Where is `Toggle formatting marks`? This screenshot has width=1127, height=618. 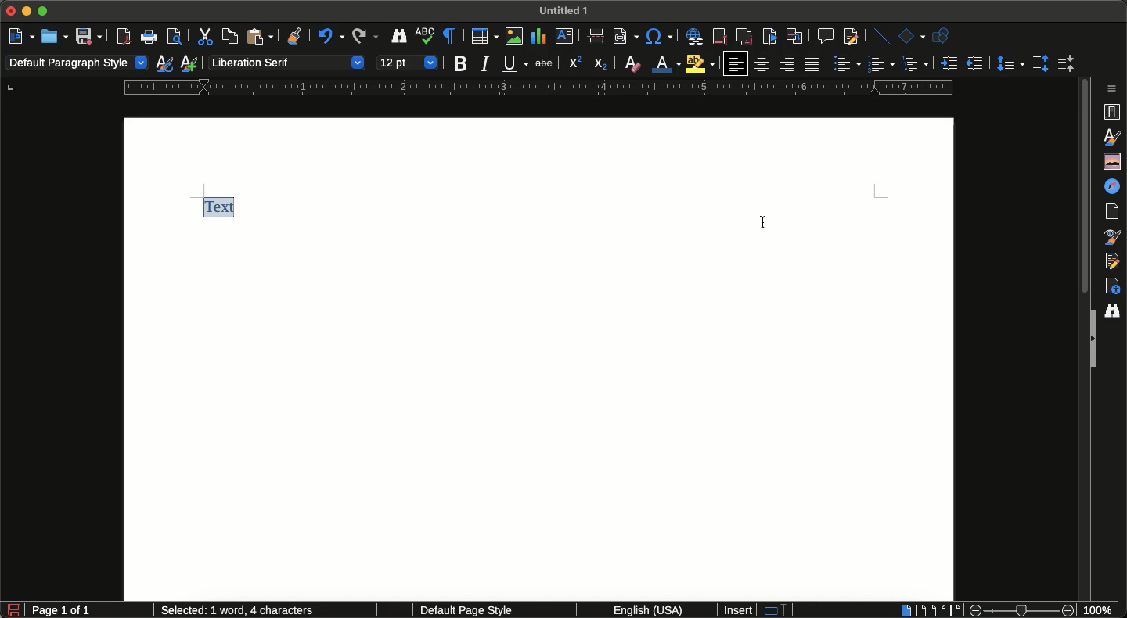
Toggle formatting marks is located at coordinates (451, 36).